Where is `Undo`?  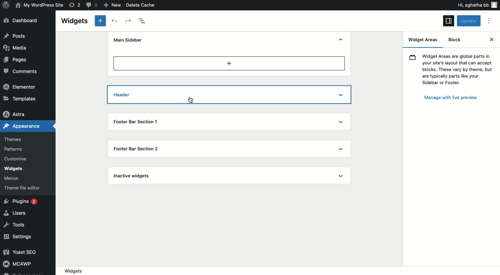 Undo is located at coordinates (116, 21).